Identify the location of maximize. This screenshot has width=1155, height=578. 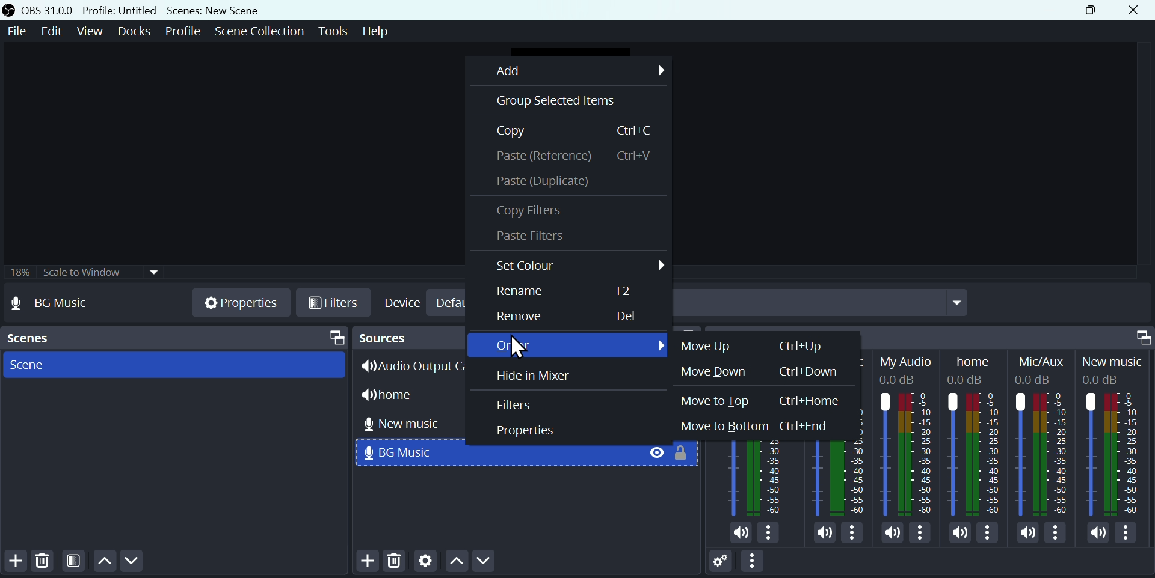
(1139, 335).